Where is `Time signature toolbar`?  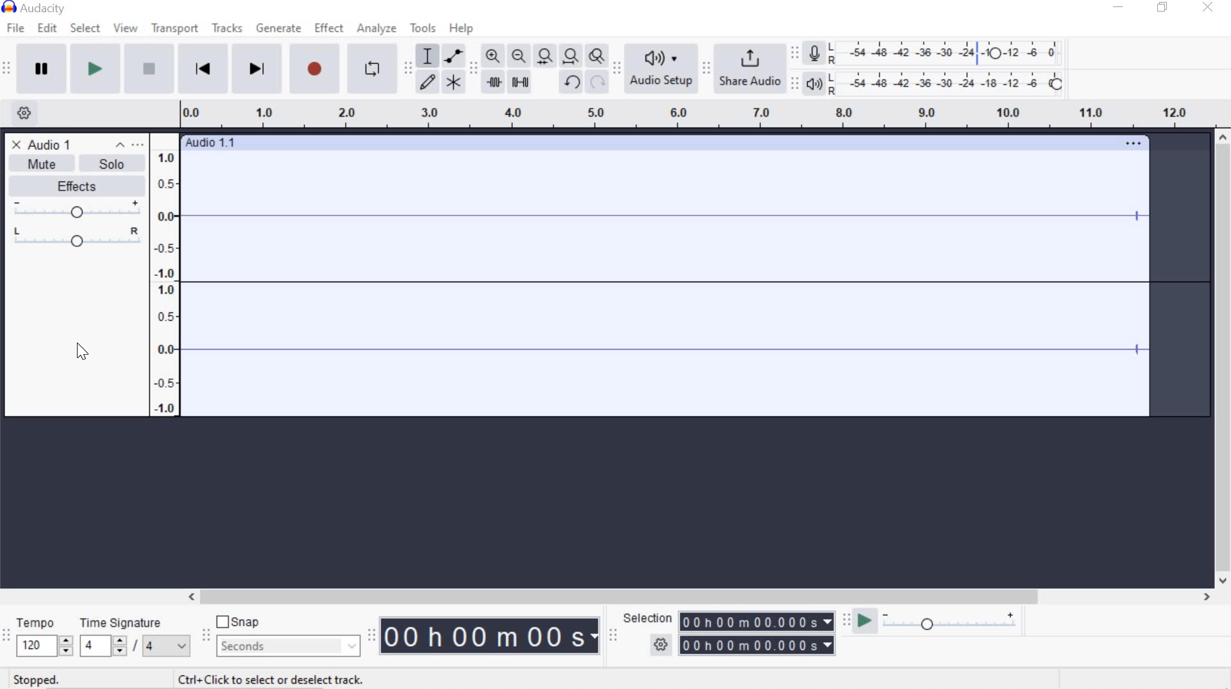 Time signature toolbar is located at coordinates (6, 636).